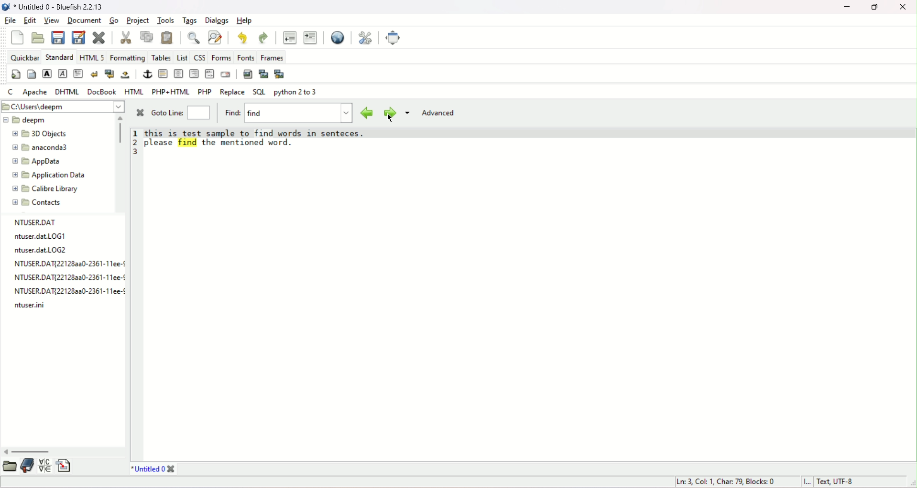  Describe the element at coordinates (298, 113) in the screenshot. I see `find` at that location.